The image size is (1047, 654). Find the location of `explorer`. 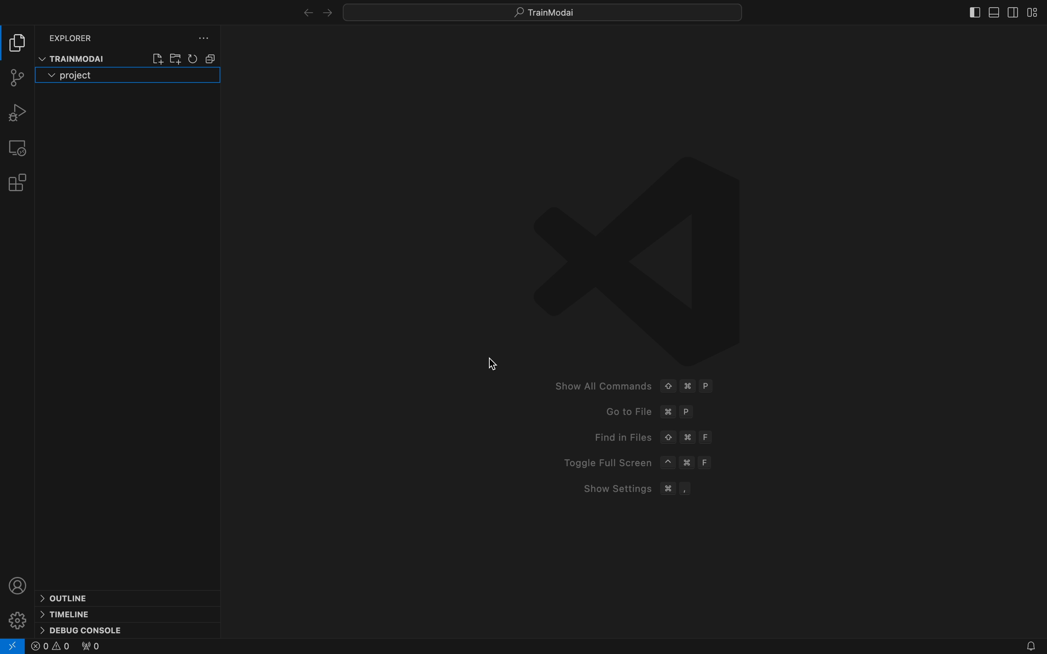

explorer is located at coordinates (74, 36).